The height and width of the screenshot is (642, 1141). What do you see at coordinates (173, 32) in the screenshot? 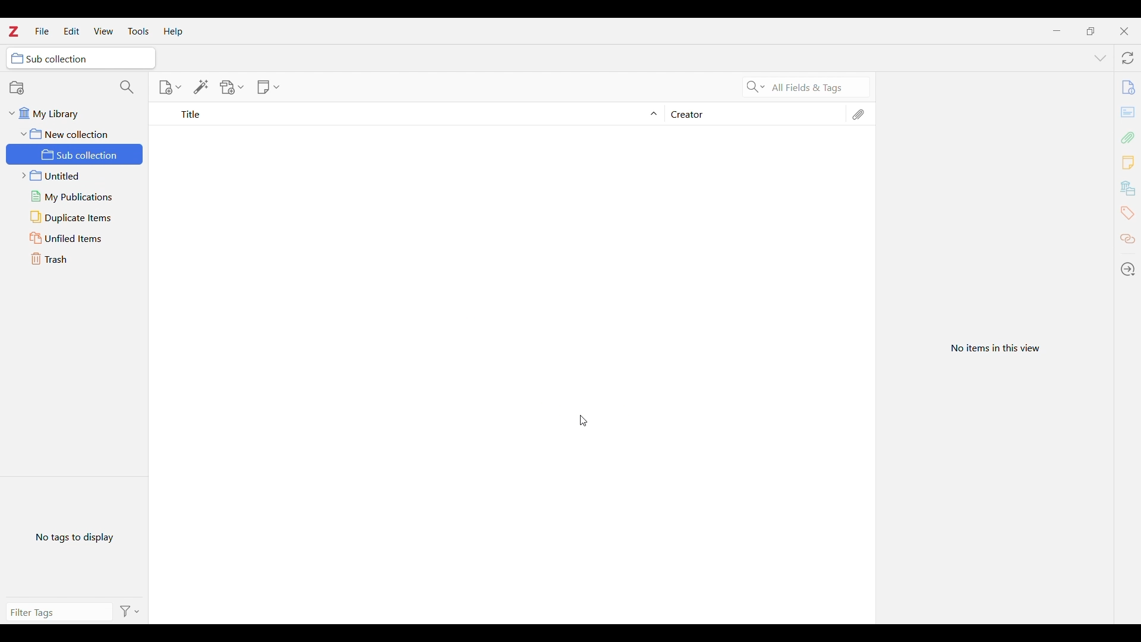
I see `Help menu` at bounding box center [173, 32].